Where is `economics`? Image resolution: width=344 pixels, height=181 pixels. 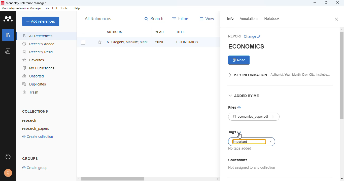
economics is located at coordinates (247, 46).